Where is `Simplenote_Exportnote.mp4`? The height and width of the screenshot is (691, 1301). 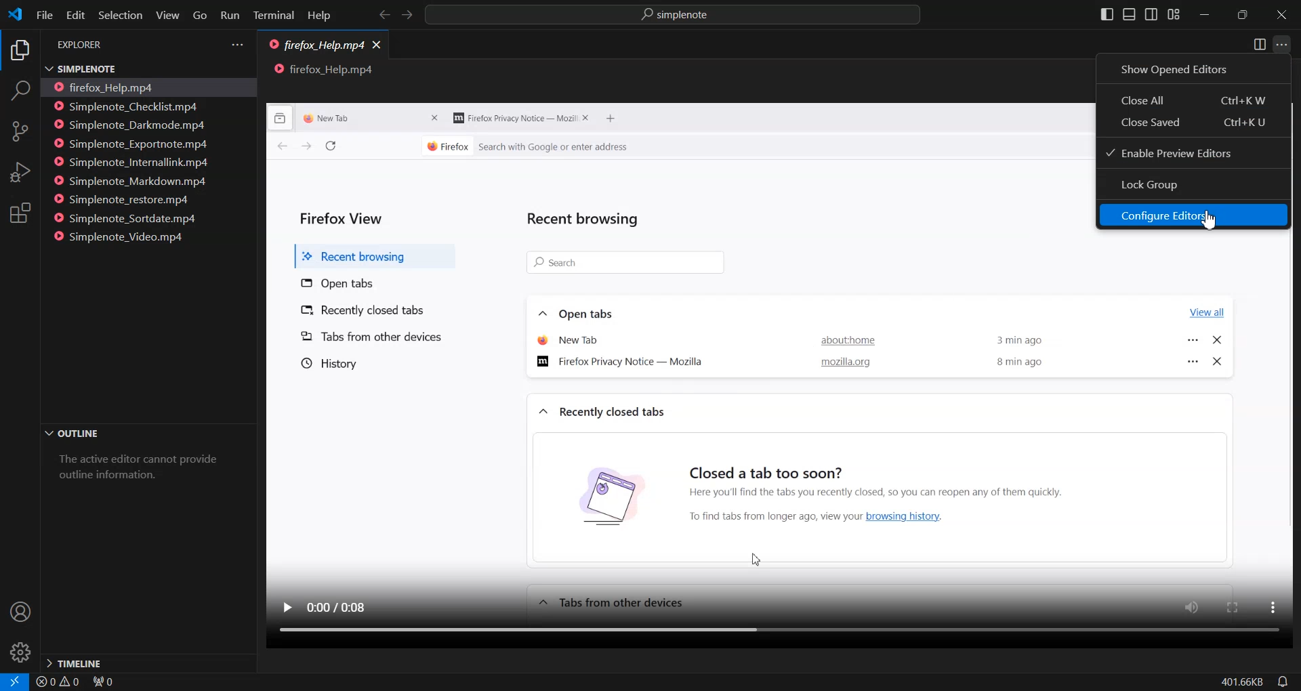
Simplenote_Exportnote.mp4 is located at coordinates (133, 143).